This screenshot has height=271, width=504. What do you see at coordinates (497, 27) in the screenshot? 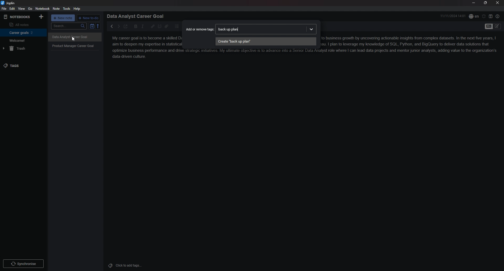
I see `Toggle Editor` at bounding box center [497, 27].